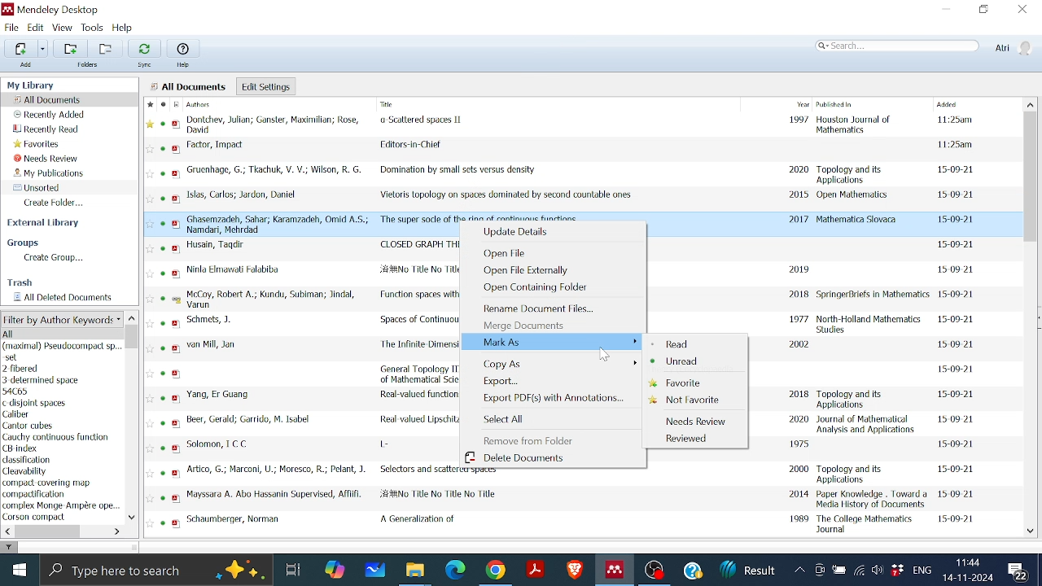  Describe the element at coordinates (1020, 9) in the screenshot. I see `Close window` at that location.